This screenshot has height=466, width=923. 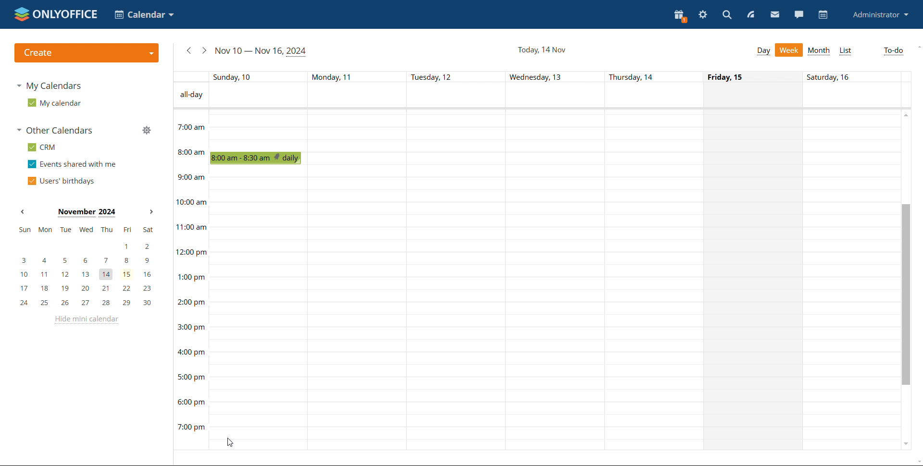 What do you see at coordinates (881, 14) in the screenshot?
I see `profile` at bounding box center [881, 14].